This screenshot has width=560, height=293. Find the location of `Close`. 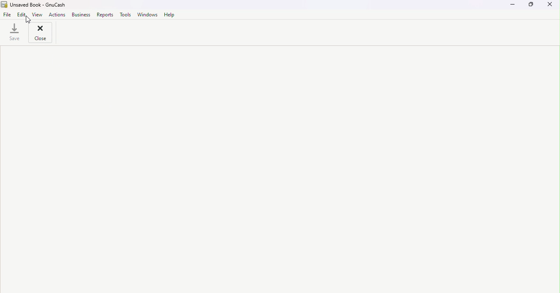

Close is located at coordinates (551, 6).